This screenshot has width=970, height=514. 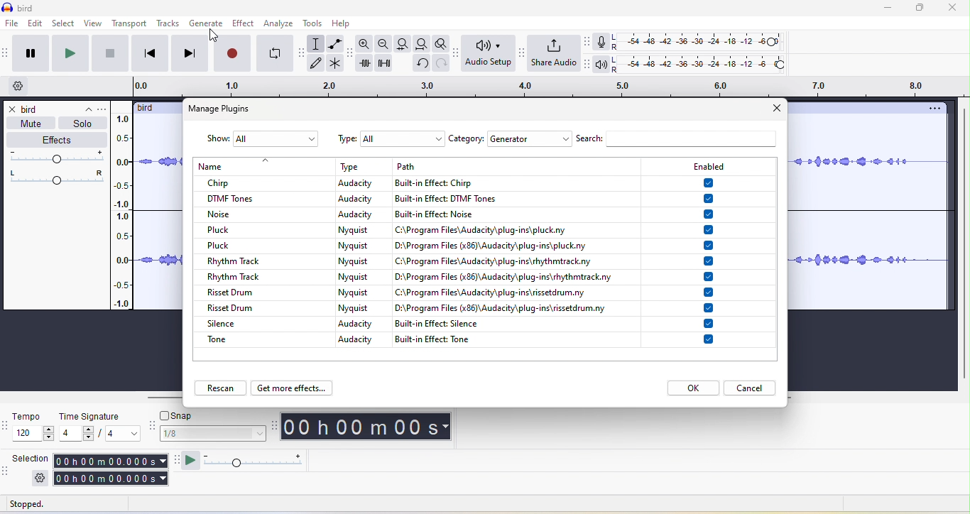 What do you see at coordinates (6, 471) in the screenshot?
I see `audacity selection toolbar` at bounding box center [6, 471].